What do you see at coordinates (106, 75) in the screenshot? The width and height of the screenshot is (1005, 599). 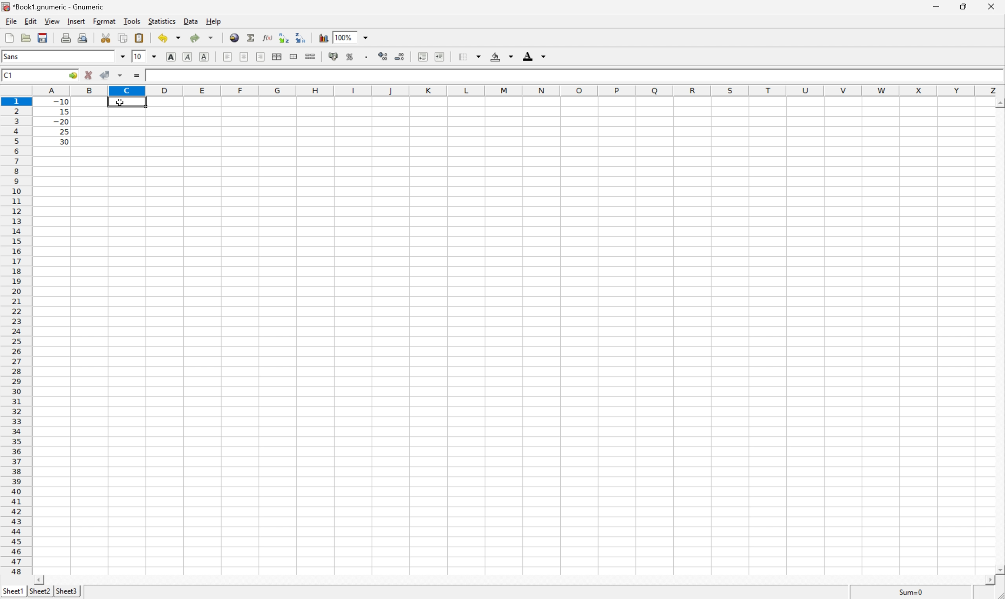 I see `Accept change` at bounding box center [106, 75].